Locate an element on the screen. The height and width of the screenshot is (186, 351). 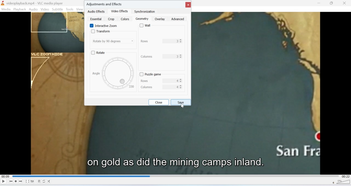
colors is located at coordinates (125, 19).